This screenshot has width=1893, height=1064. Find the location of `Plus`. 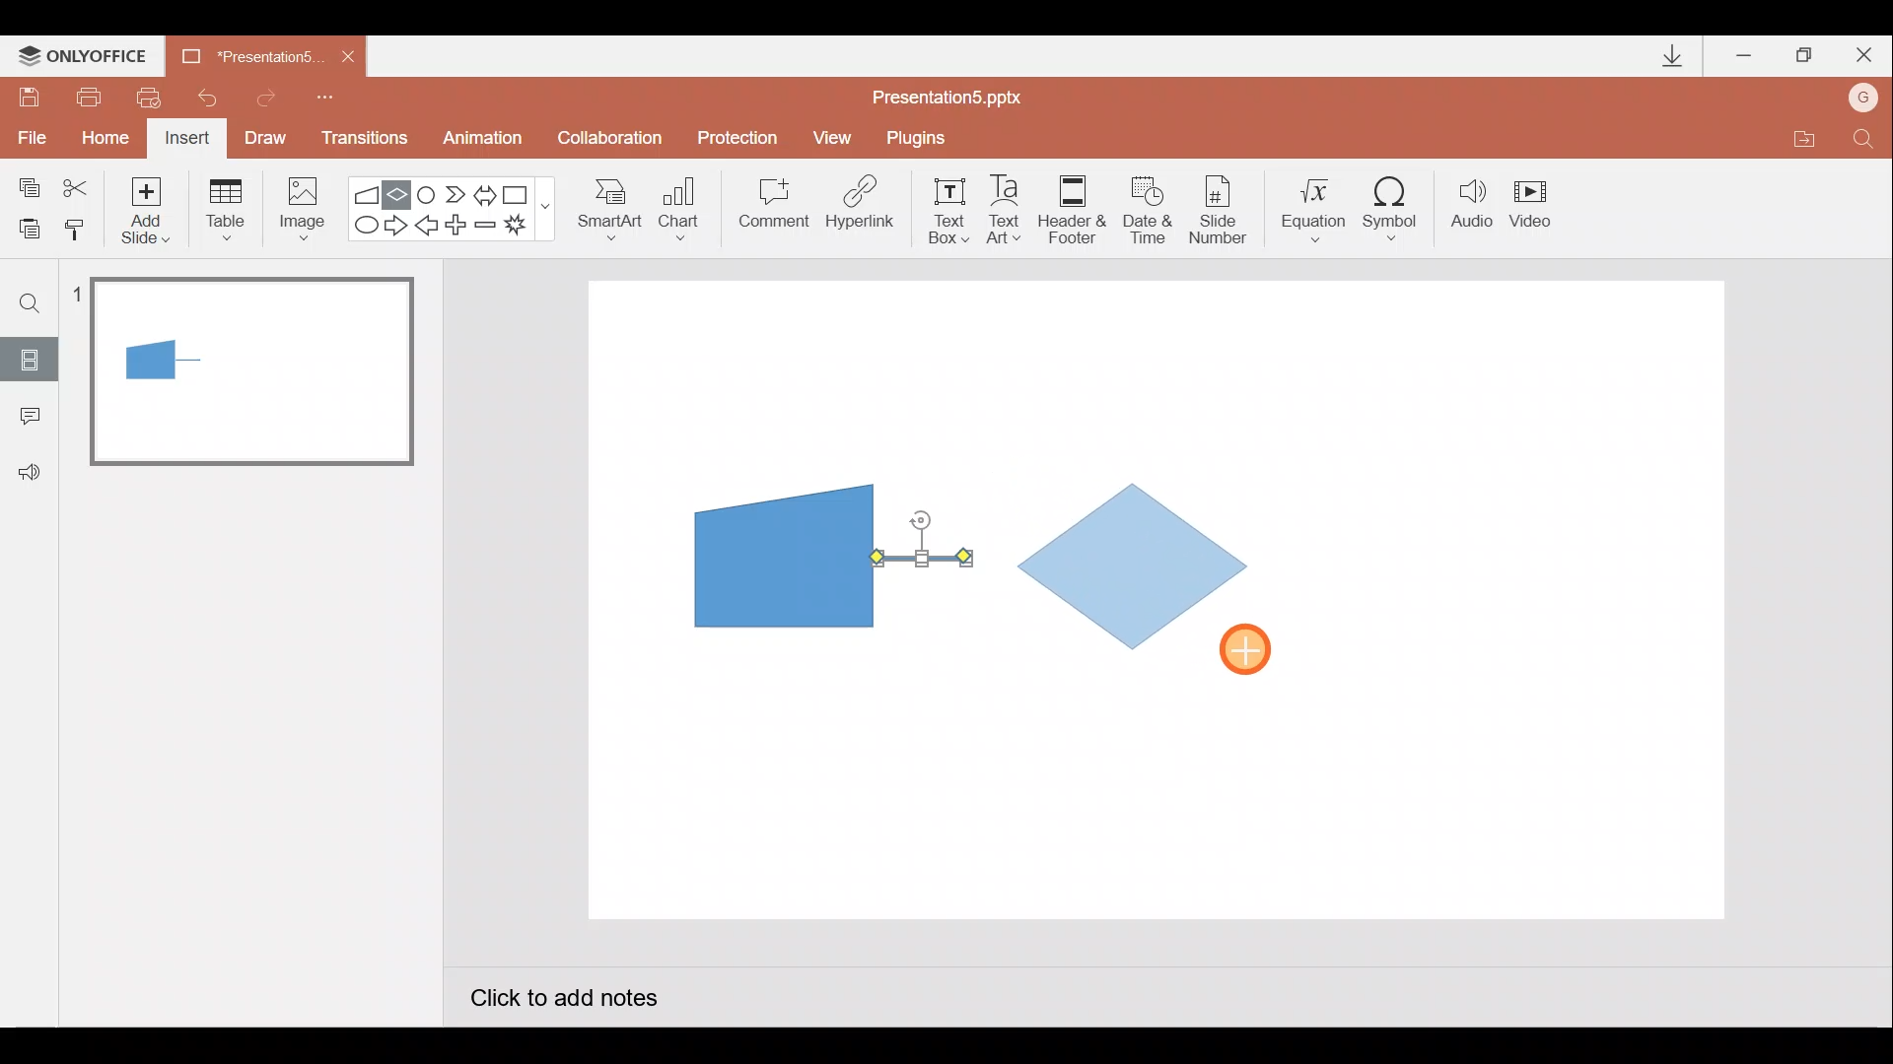

Plus is located at coordinates (459, 228).